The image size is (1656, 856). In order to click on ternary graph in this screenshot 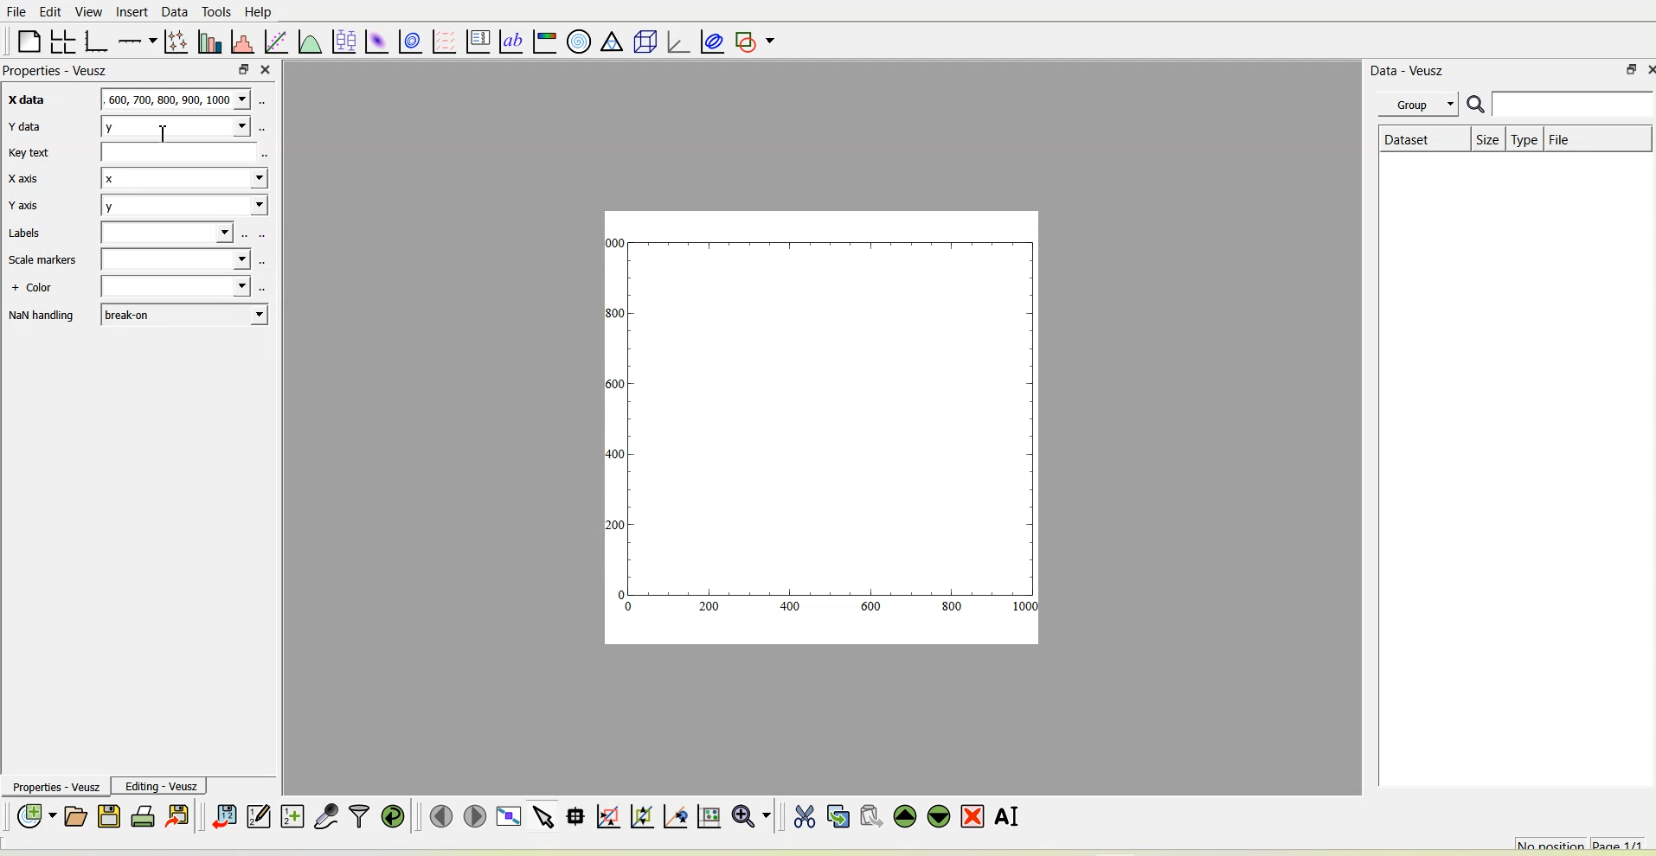, I will do `click(612, 42)`.